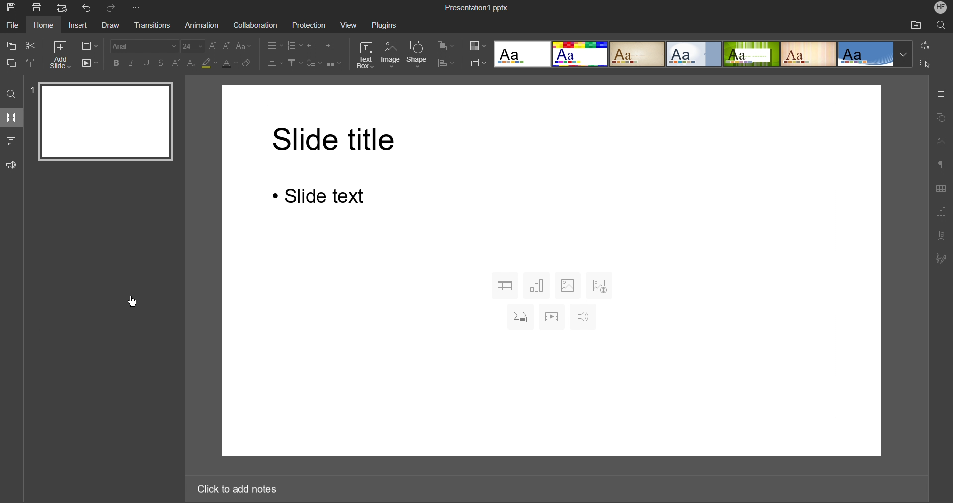 Image resolution: width=953 pixels, height=503 pixels. I want to click on highlight color, so click(209, 64).